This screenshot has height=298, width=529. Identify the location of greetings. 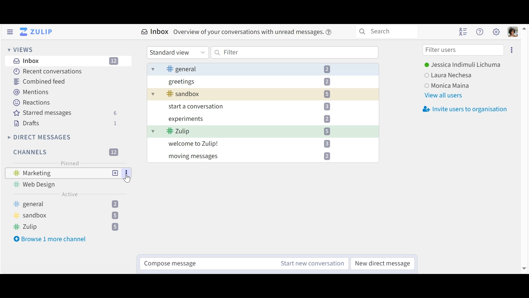
(256, 83).